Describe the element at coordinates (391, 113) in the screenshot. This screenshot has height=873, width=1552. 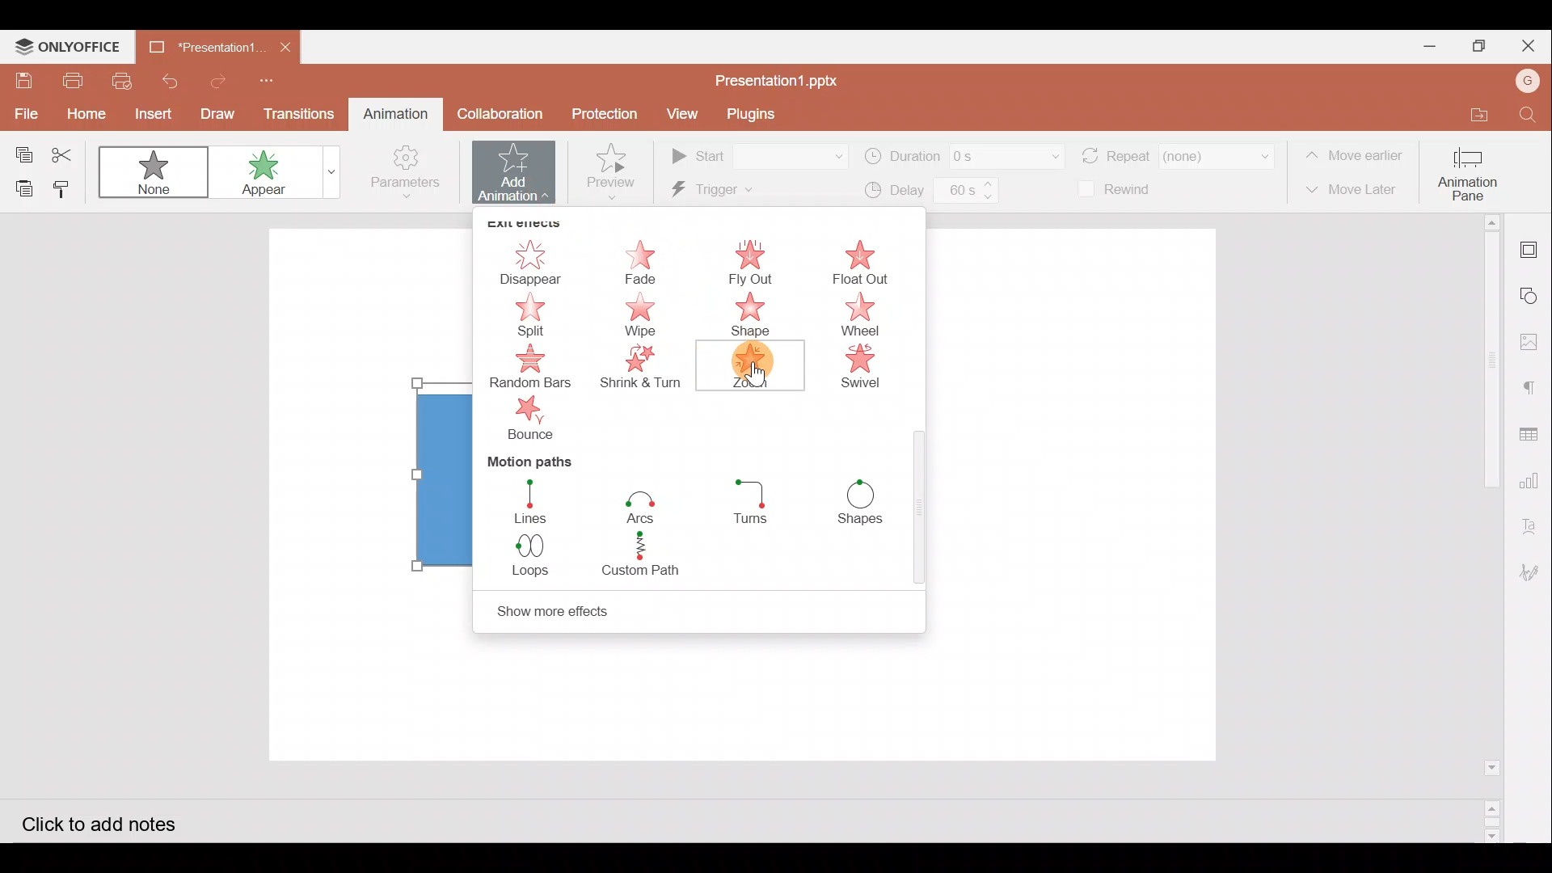
I see `Animation` at that location.